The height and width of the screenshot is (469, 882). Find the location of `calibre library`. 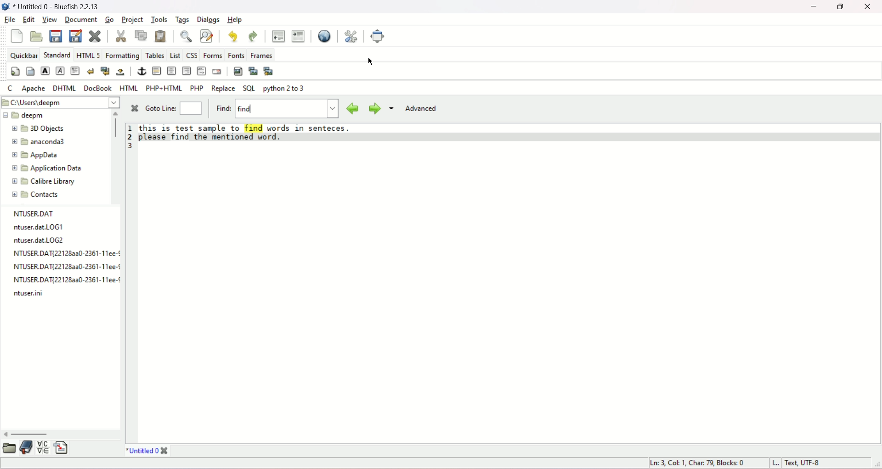

calibre library is located at coordinates (44, 182).